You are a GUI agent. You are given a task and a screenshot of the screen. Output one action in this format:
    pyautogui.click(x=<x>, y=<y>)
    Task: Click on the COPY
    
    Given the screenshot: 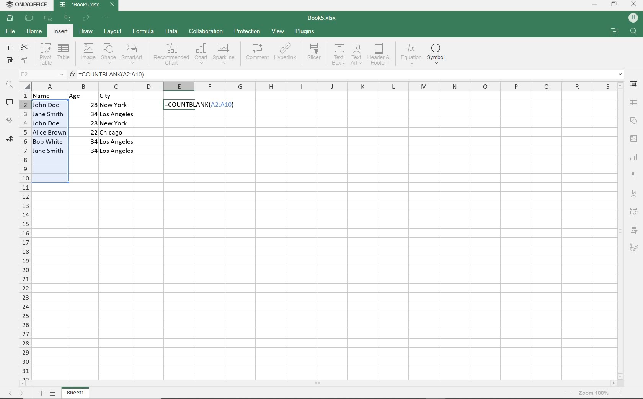 What is the action you would take?
    pyautogui.click(x=9, y=48)
    